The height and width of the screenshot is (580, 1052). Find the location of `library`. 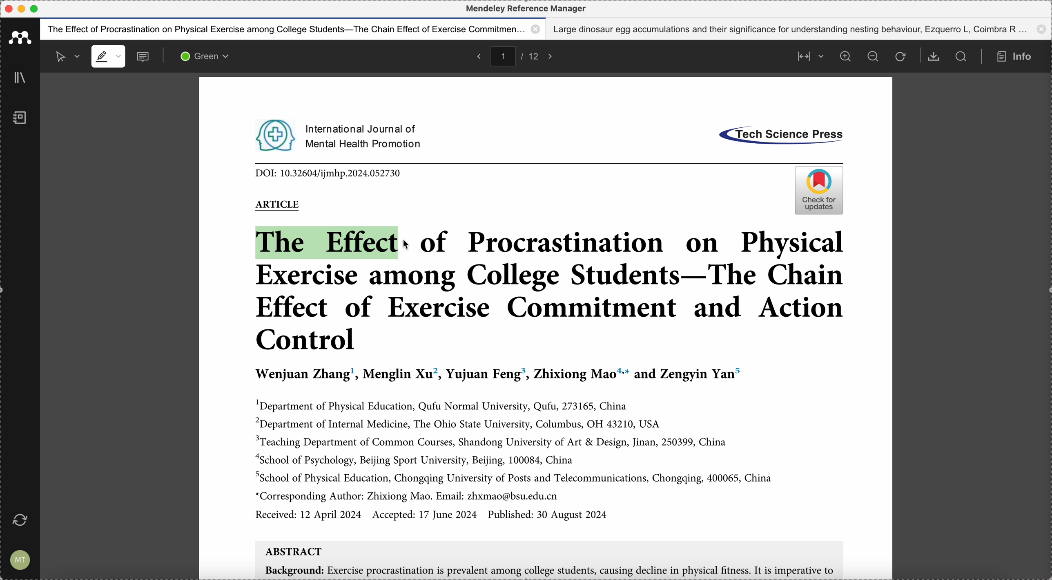

library is located at coordinates (22, 78).